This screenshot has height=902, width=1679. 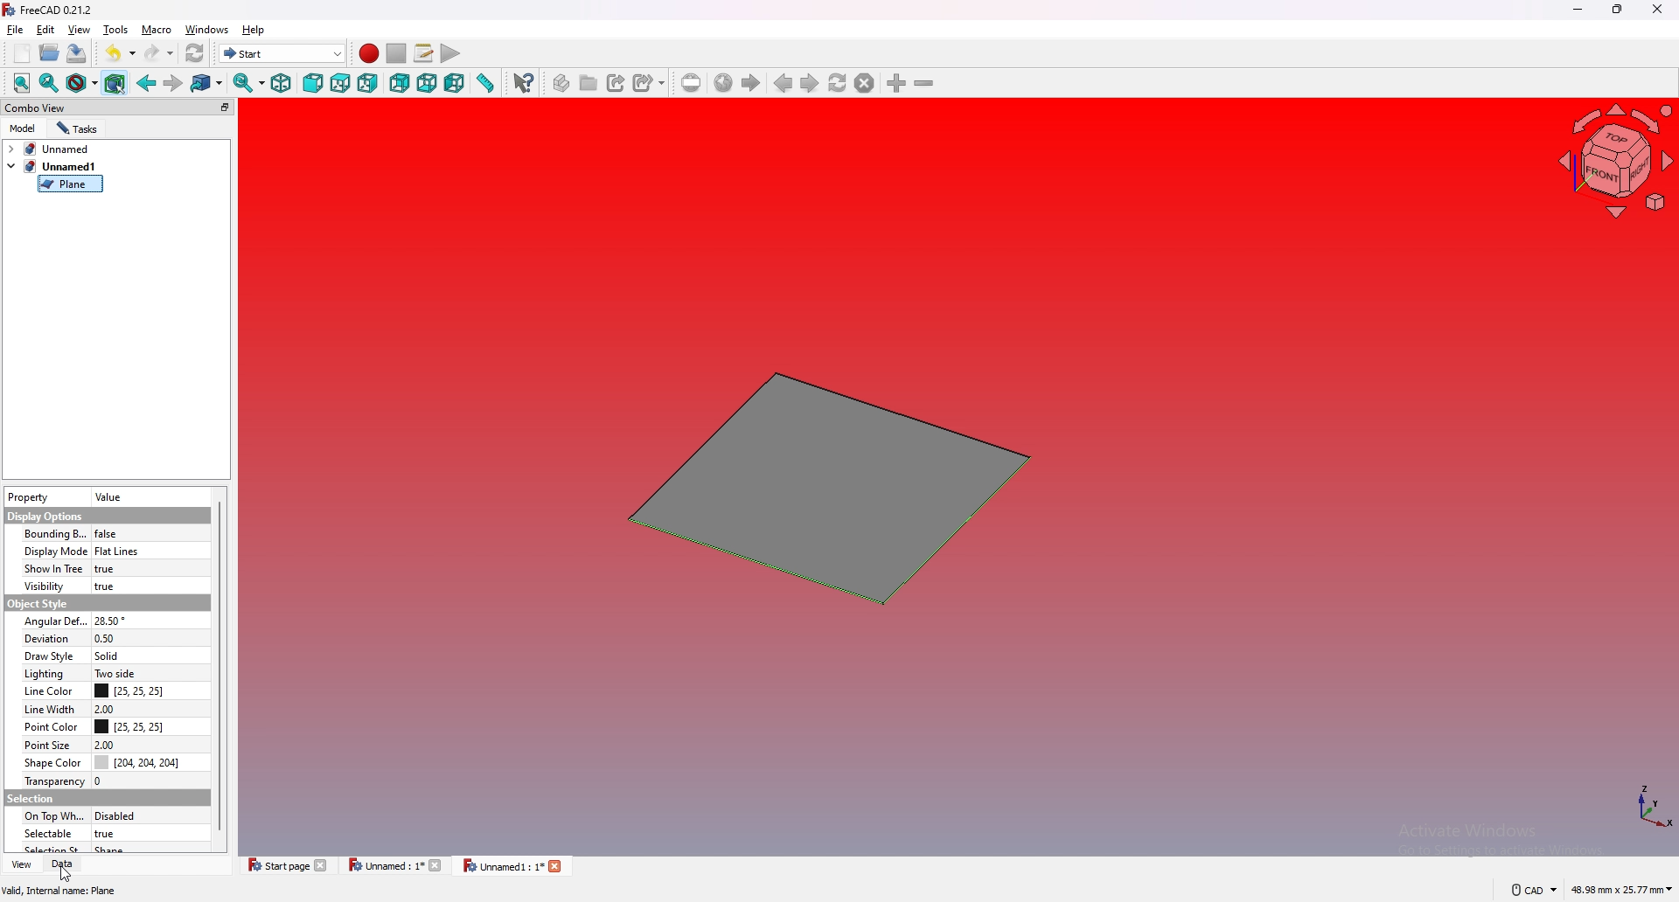 What do you see at coordinates (340, 84) in the screenshot?
I see `top` at bounding box center [340, 84].